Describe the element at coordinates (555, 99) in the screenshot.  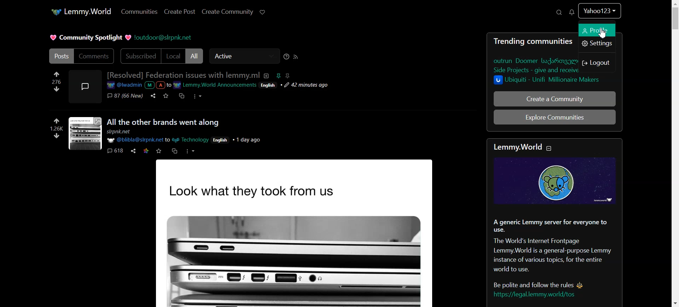
I see `Create a Community` at that location.